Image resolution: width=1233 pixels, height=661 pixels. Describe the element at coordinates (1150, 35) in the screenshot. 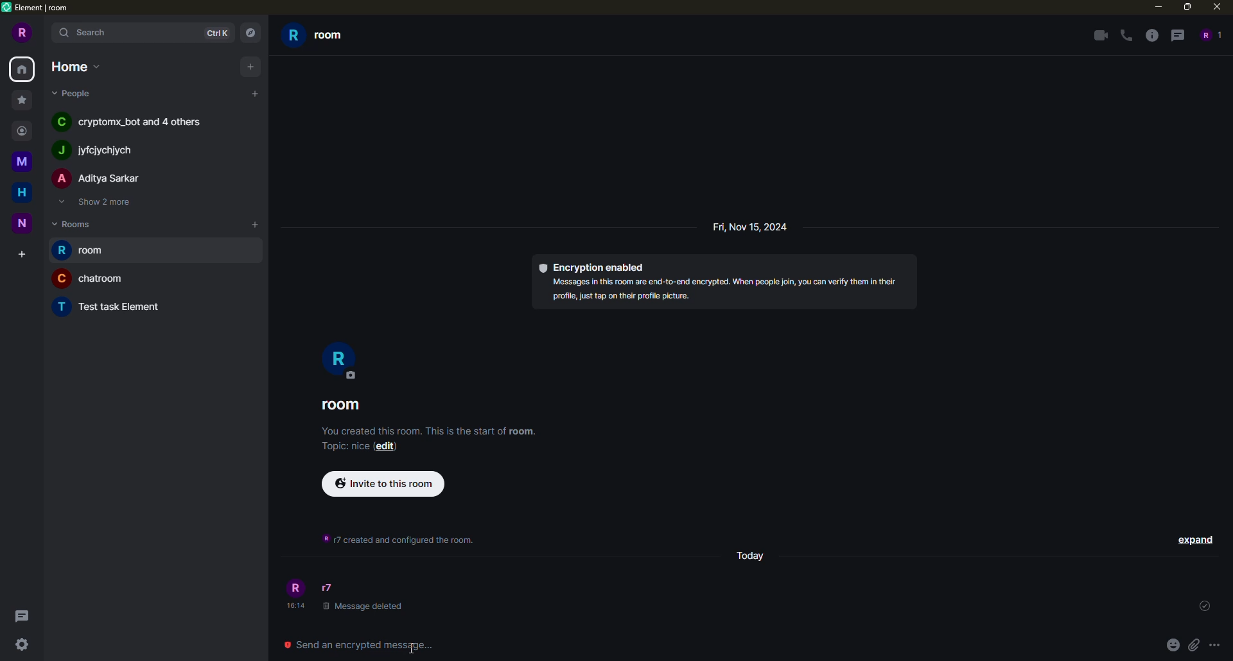

I see `info` at that location.